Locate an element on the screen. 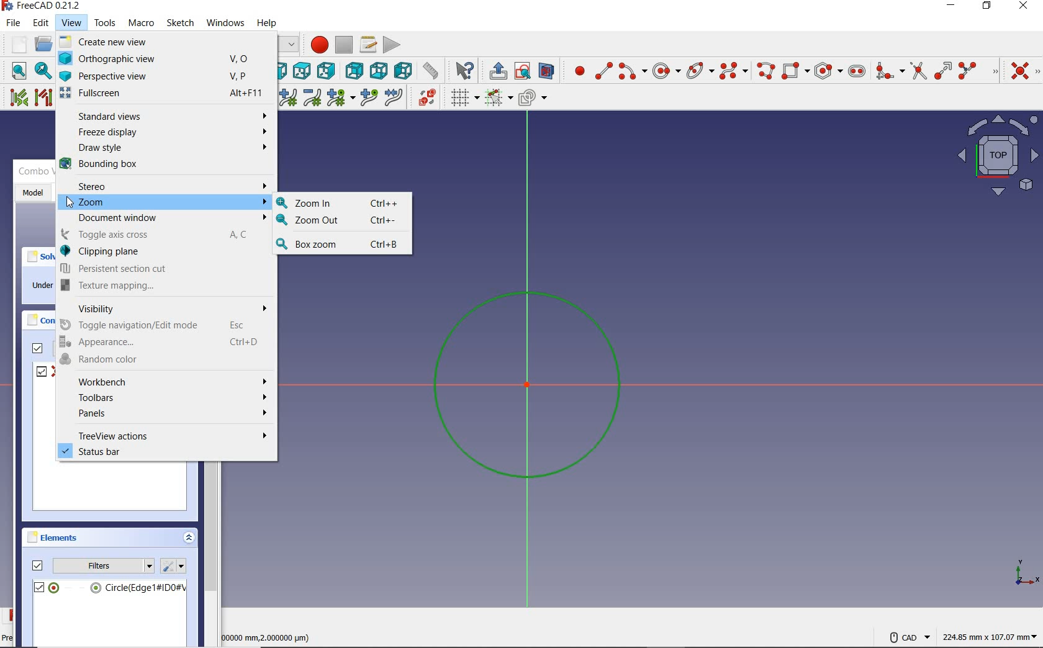 This screenshot has height=648, width=1043. extend edge is located at coordinates (943, 70).